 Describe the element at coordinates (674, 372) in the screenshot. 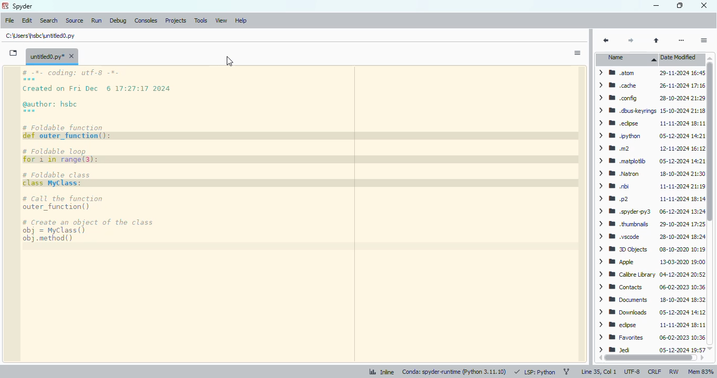

I see `RW` at that location.